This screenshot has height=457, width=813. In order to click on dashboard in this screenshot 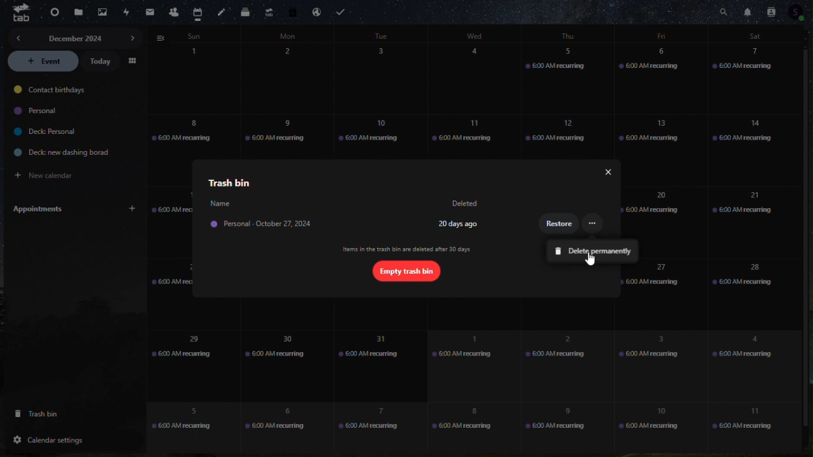, I will do `click(50, 13)`.